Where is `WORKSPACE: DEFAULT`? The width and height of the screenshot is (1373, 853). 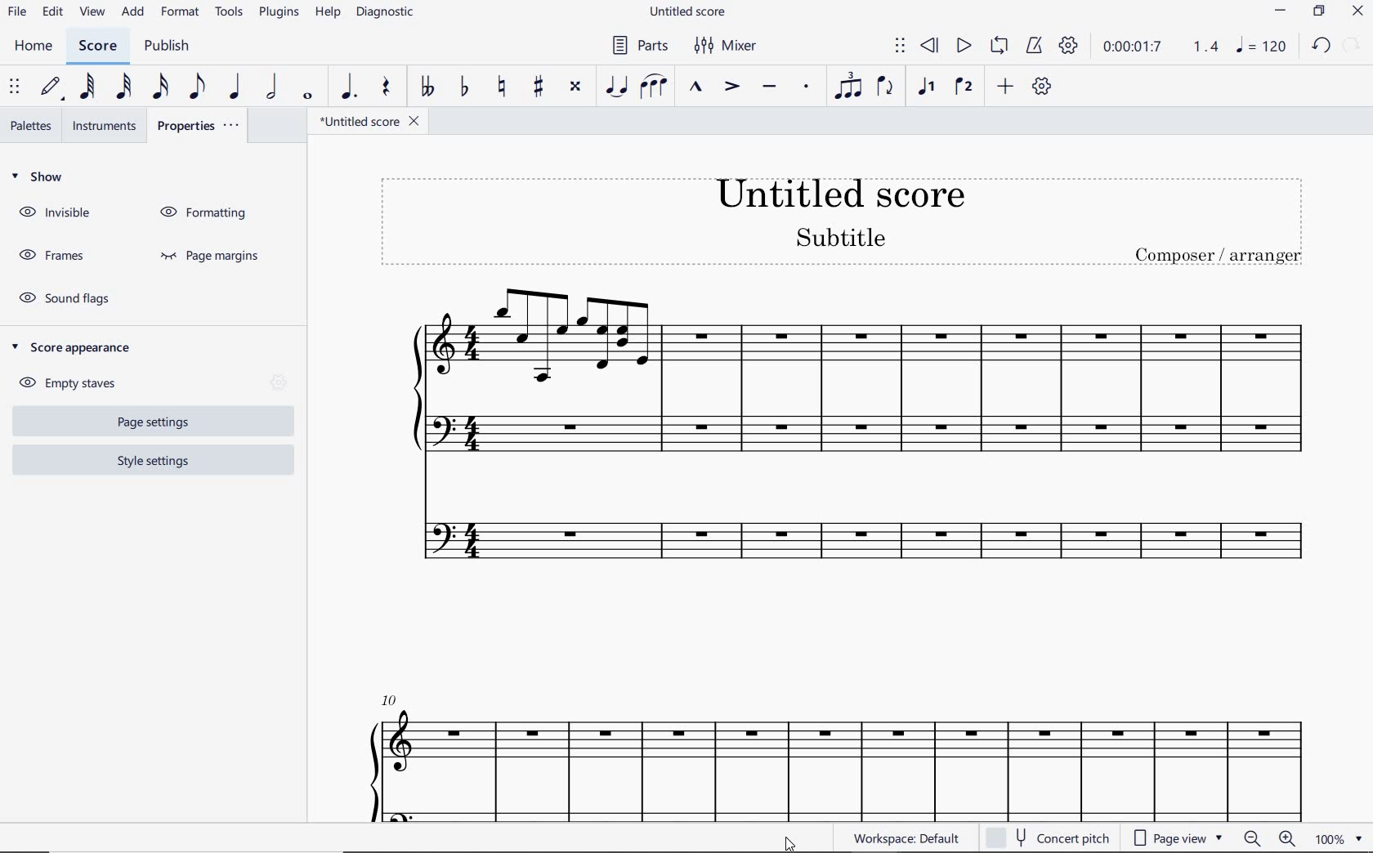
WORKSPACE: DEFAULT is located at coordinates (911, 838).